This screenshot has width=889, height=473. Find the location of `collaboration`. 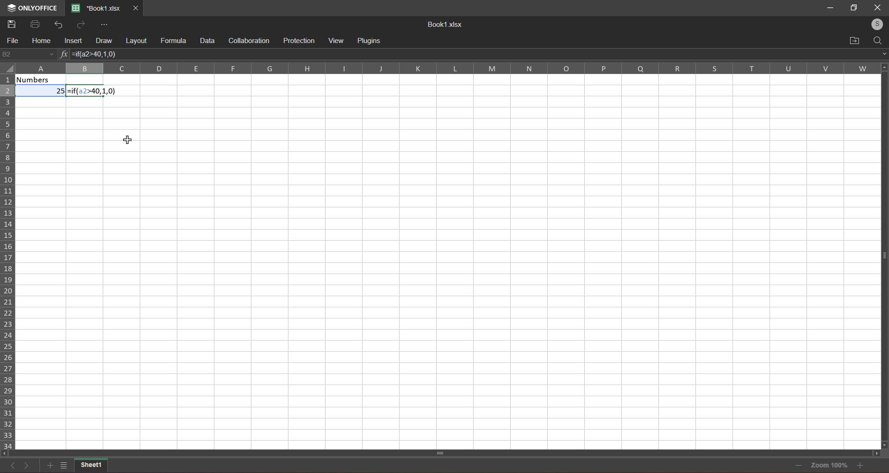

collaboration is located at coordinates (248, 40).